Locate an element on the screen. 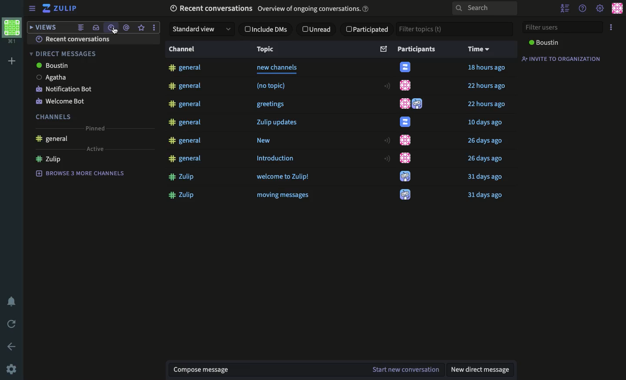 This screenshot has height=380, width=626. pinned is located at coordinates (96, 128).